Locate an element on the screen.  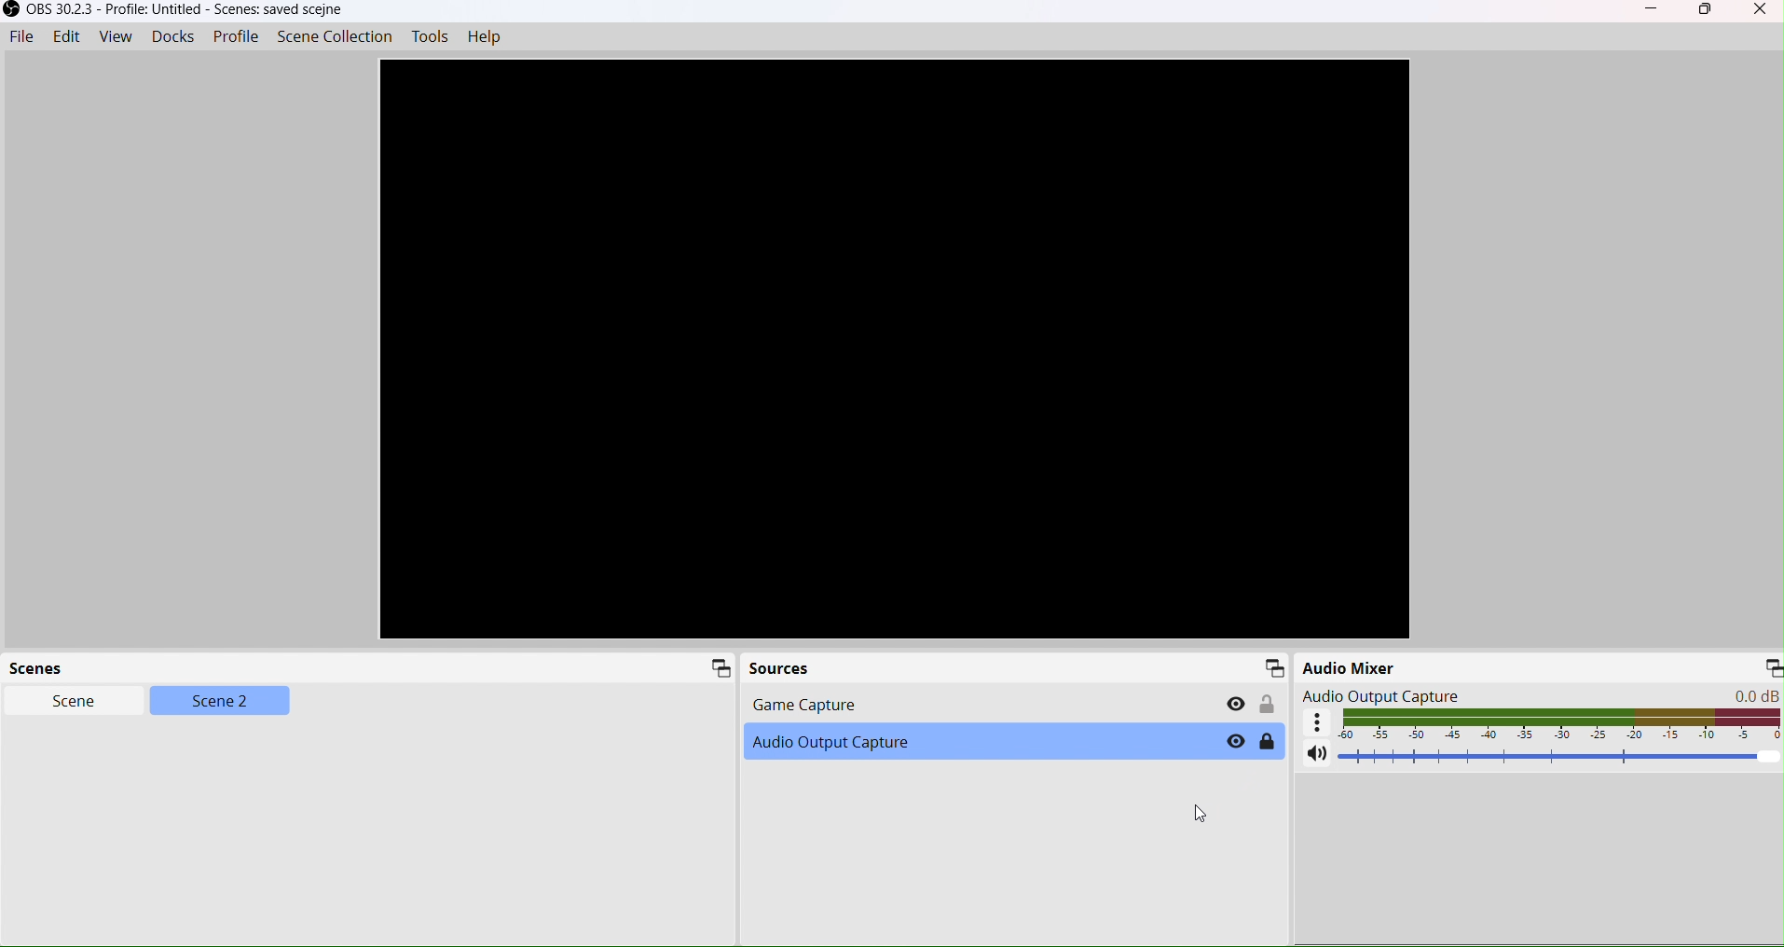
Hide is located at coordinates (1226, 742).